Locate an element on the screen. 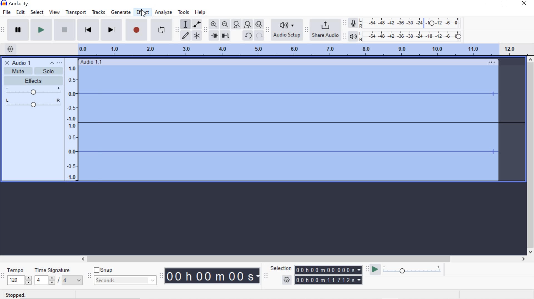 The width and height of the screenshot is (534, 299). Timeline option is located at coordinates (8, 48).